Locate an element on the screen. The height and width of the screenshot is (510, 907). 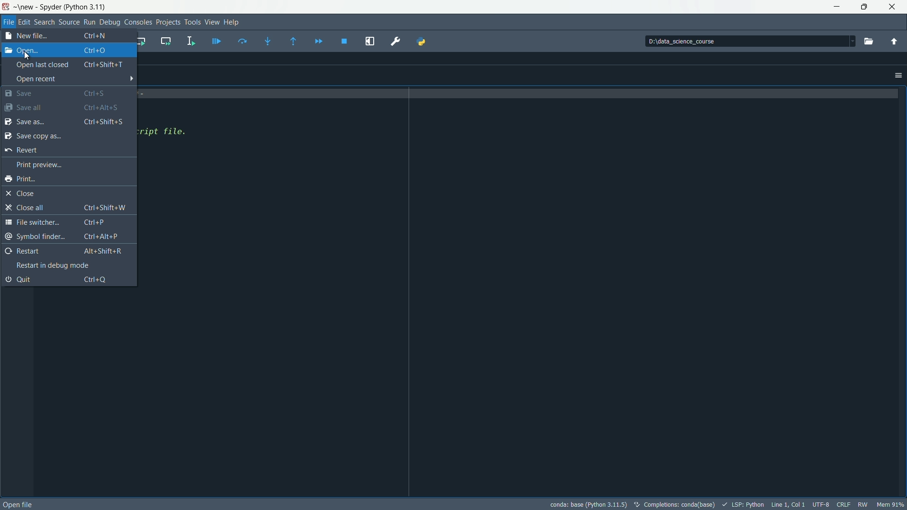
python interpretor is located at coordinates (590, 504).